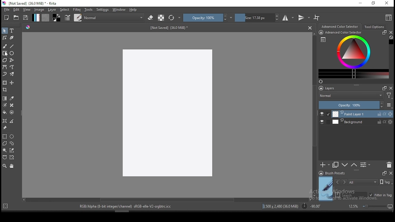  Describe the element at coordinates (5, 46) in the screenshot. I see `brush tool` at that location.